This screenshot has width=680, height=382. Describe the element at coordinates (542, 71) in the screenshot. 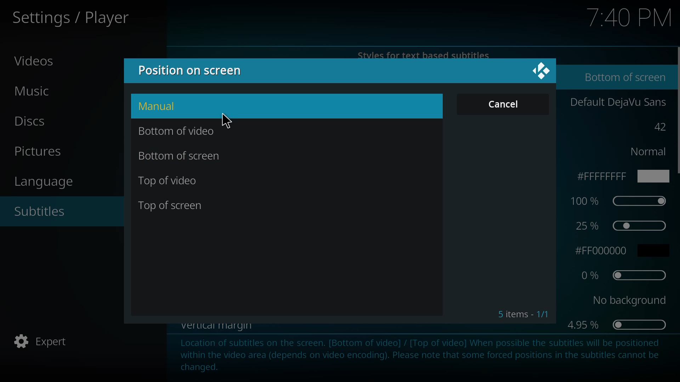

I see `close` at that location.